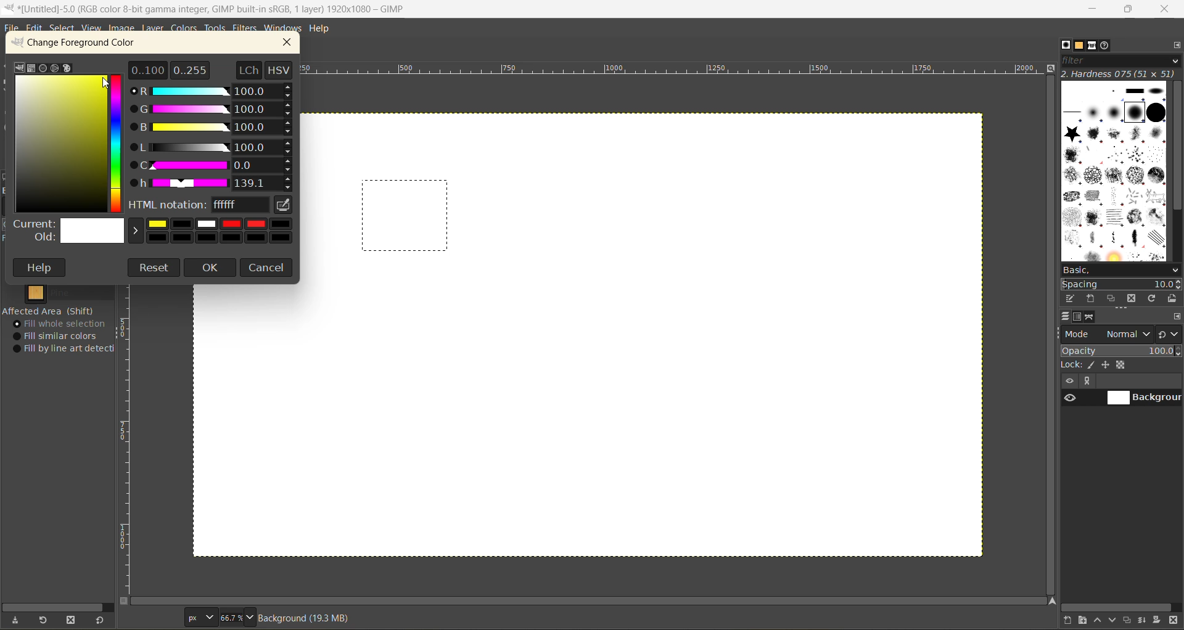 This screenshot has width=1184, height=630. Describe the element at coordinates (43, 68) in the screenshot. I see `watercolor` at that location.